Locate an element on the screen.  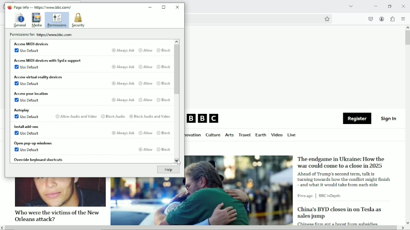
image is located at coordinates (202, 202).